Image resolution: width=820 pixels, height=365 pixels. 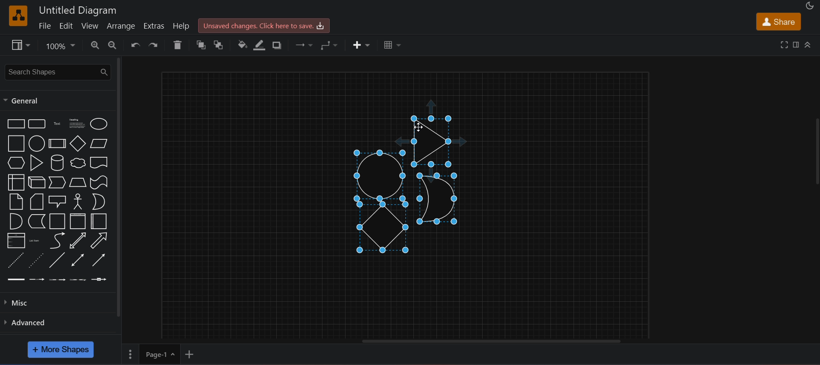 What do you see at coordinates (38, 124) in the screenshot?
I see `rounded rectangle` at bounding box center [38, 124].